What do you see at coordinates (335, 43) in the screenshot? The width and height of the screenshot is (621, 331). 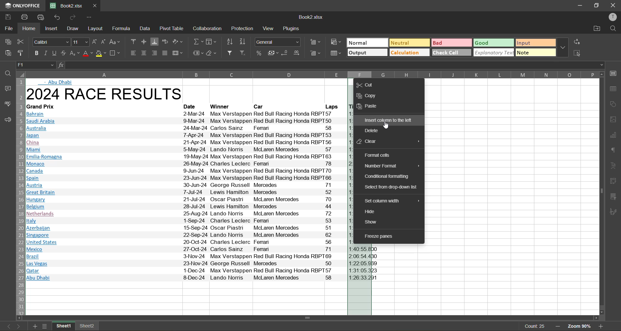 I see `conditional formatting` at bounding box center [335, 43].